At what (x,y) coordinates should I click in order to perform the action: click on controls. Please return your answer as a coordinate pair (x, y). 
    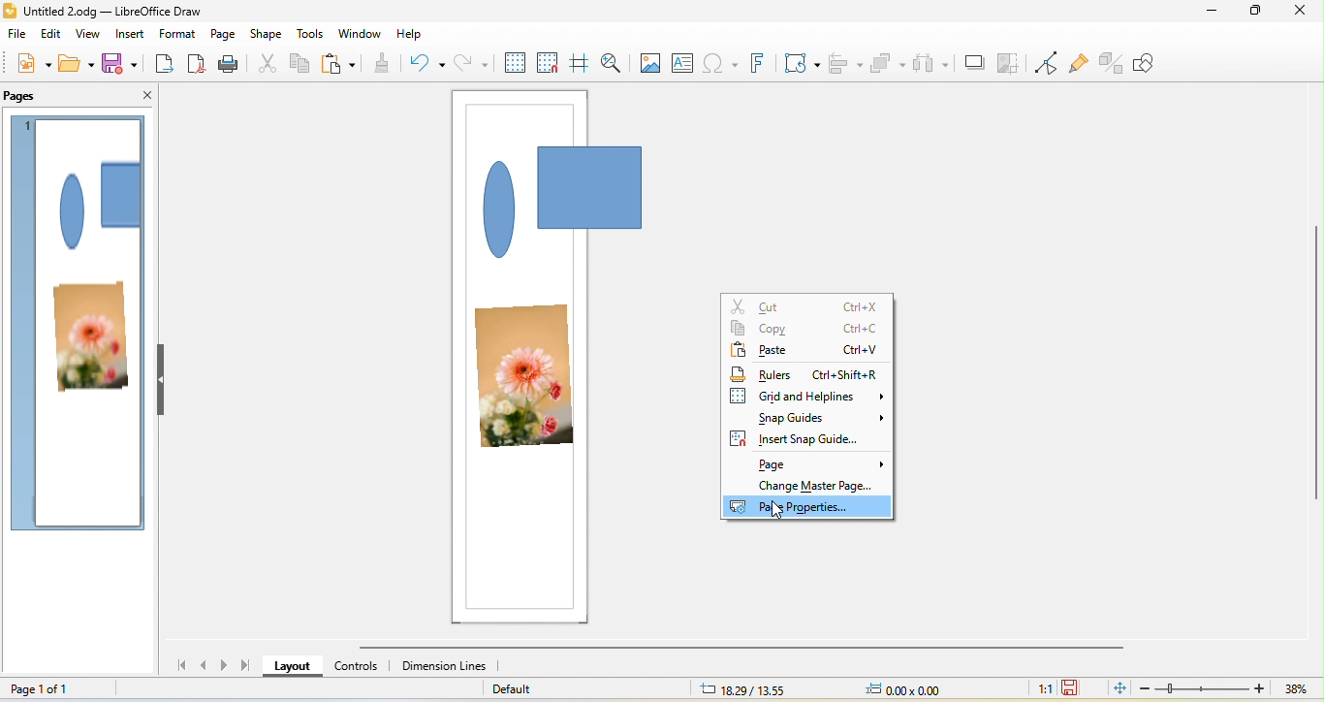
    Looking at the image, I should click on (352, 671).